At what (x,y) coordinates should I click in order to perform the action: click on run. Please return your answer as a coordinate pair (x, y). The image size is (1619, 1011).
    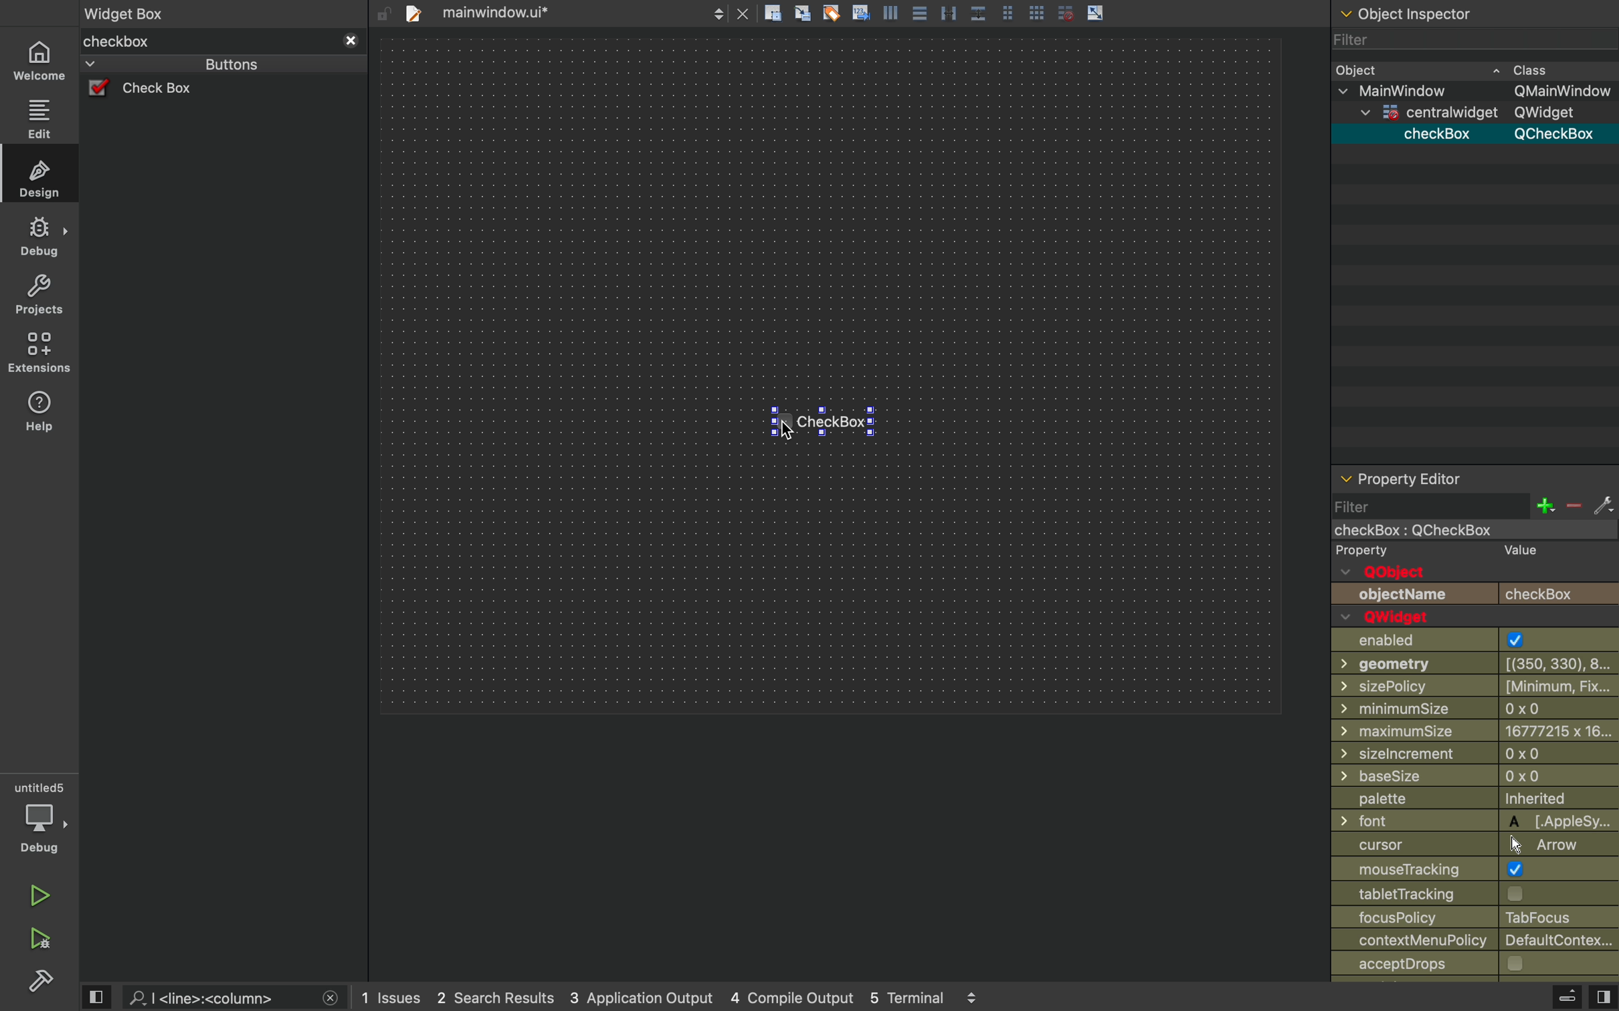
    Looking at the image, I should click on (34, 895).